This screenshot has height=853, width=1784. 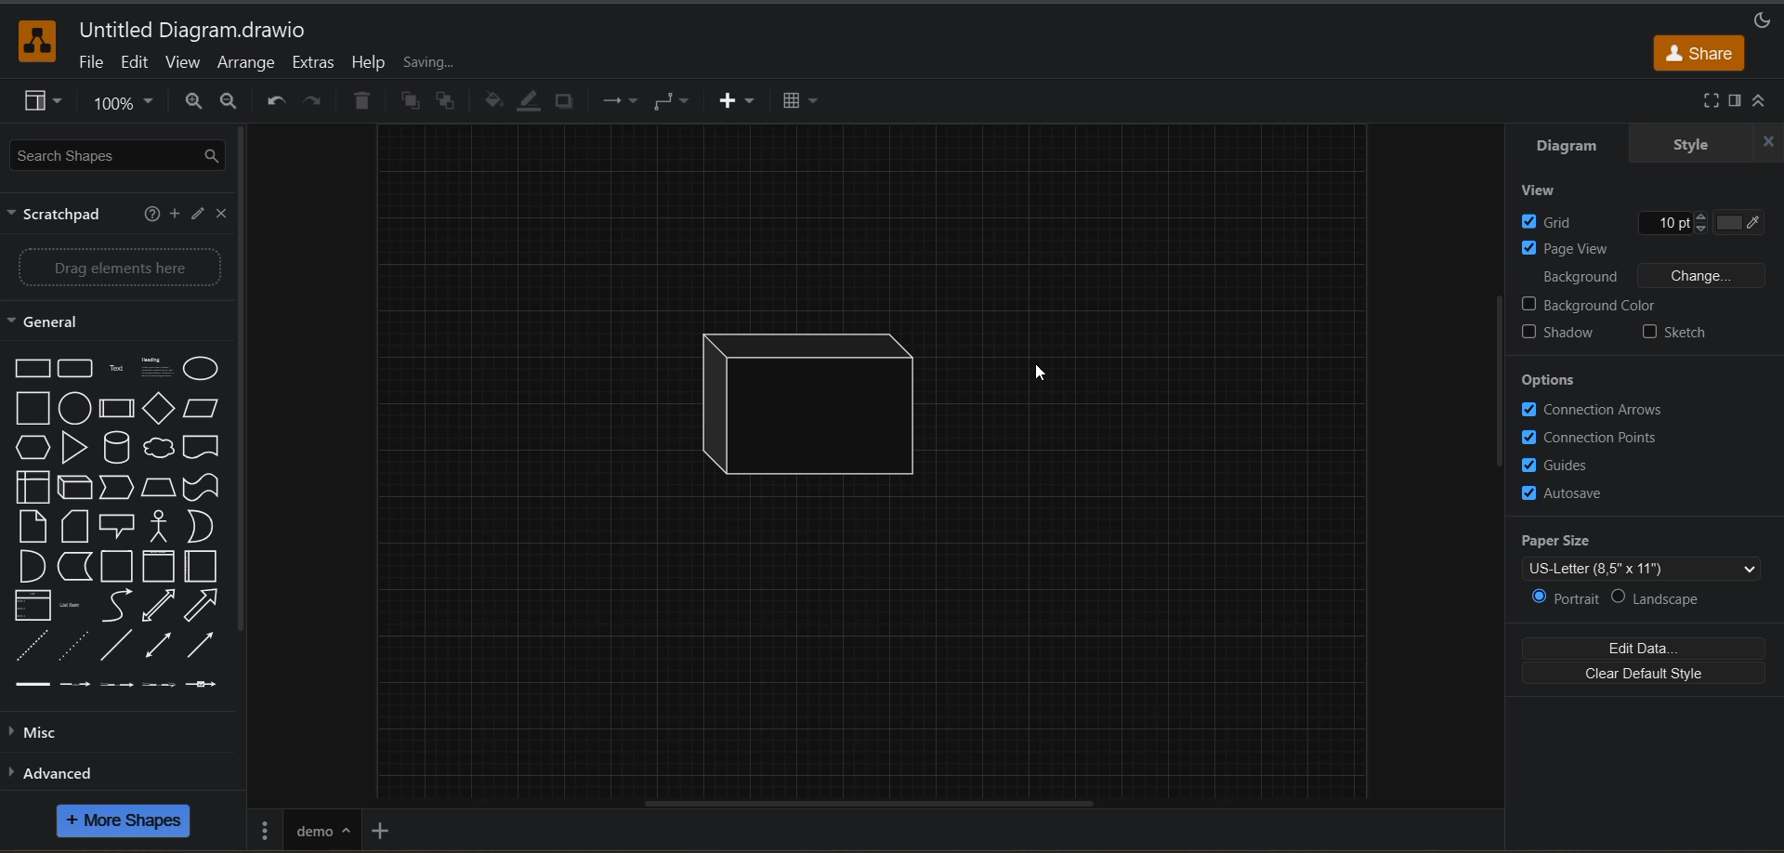 What do you see at coordinates (1567, 148) in the screenshot?
I see `diagram` at bounding box center [1567, 148].